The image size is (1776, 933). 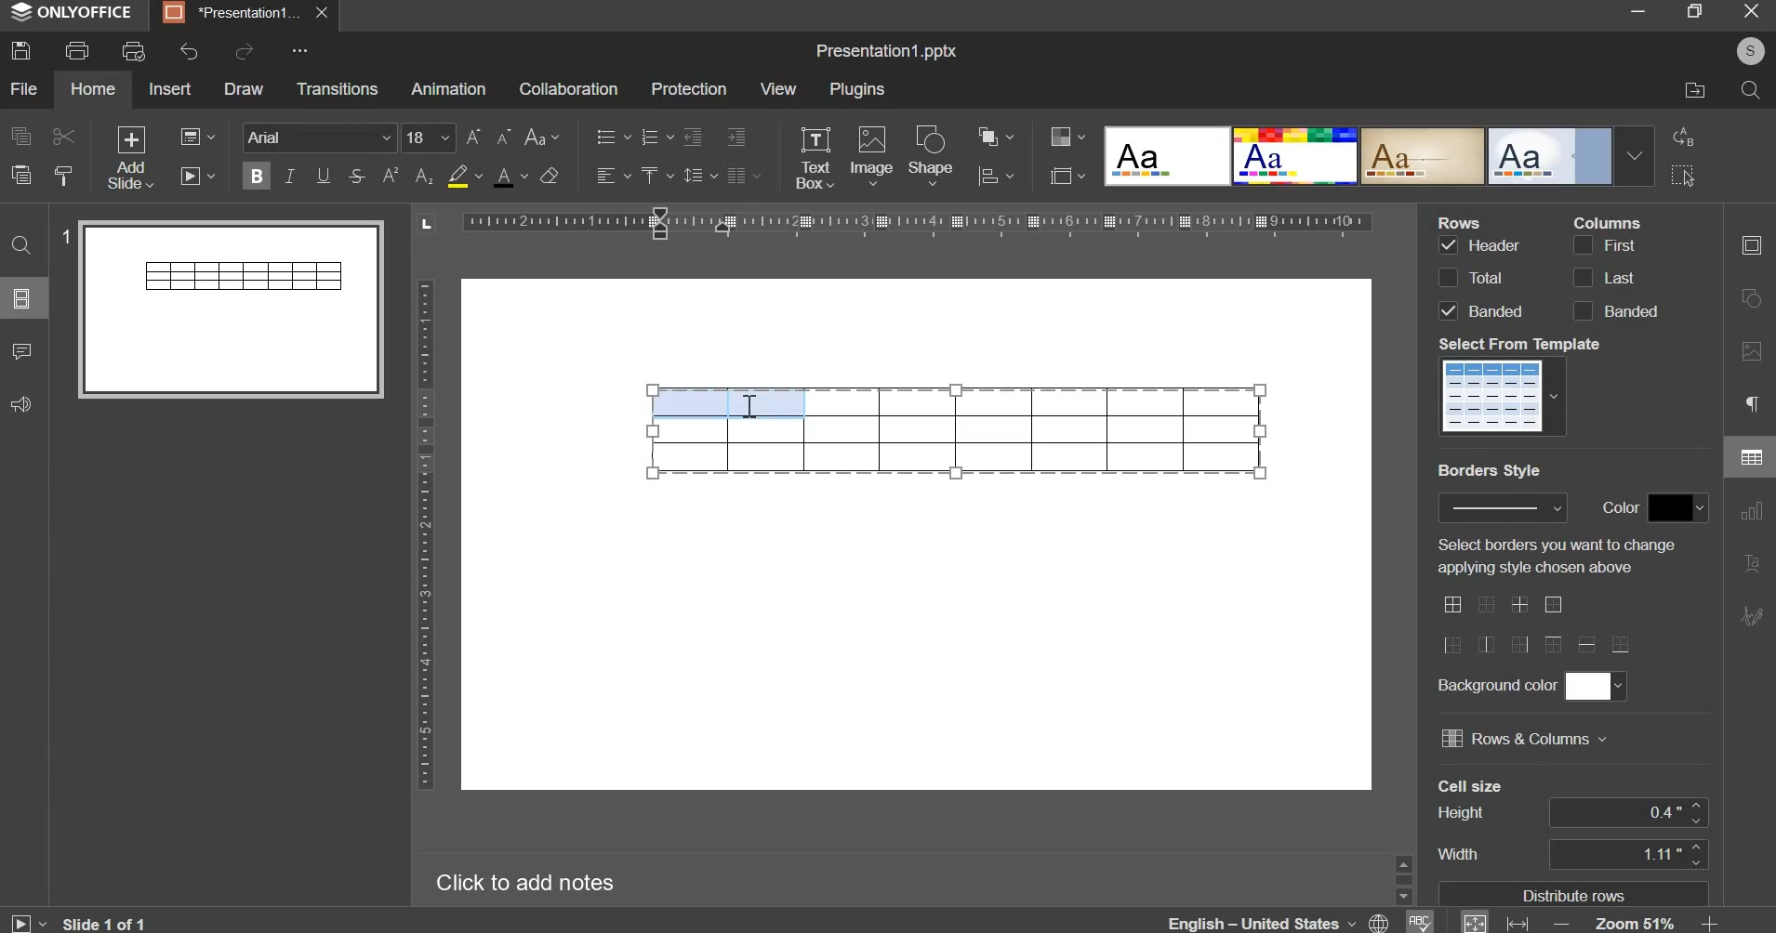 What do you see at coordinates (541, 138) in the screenshot?
I see `change case` at bounding box center [541, 138].